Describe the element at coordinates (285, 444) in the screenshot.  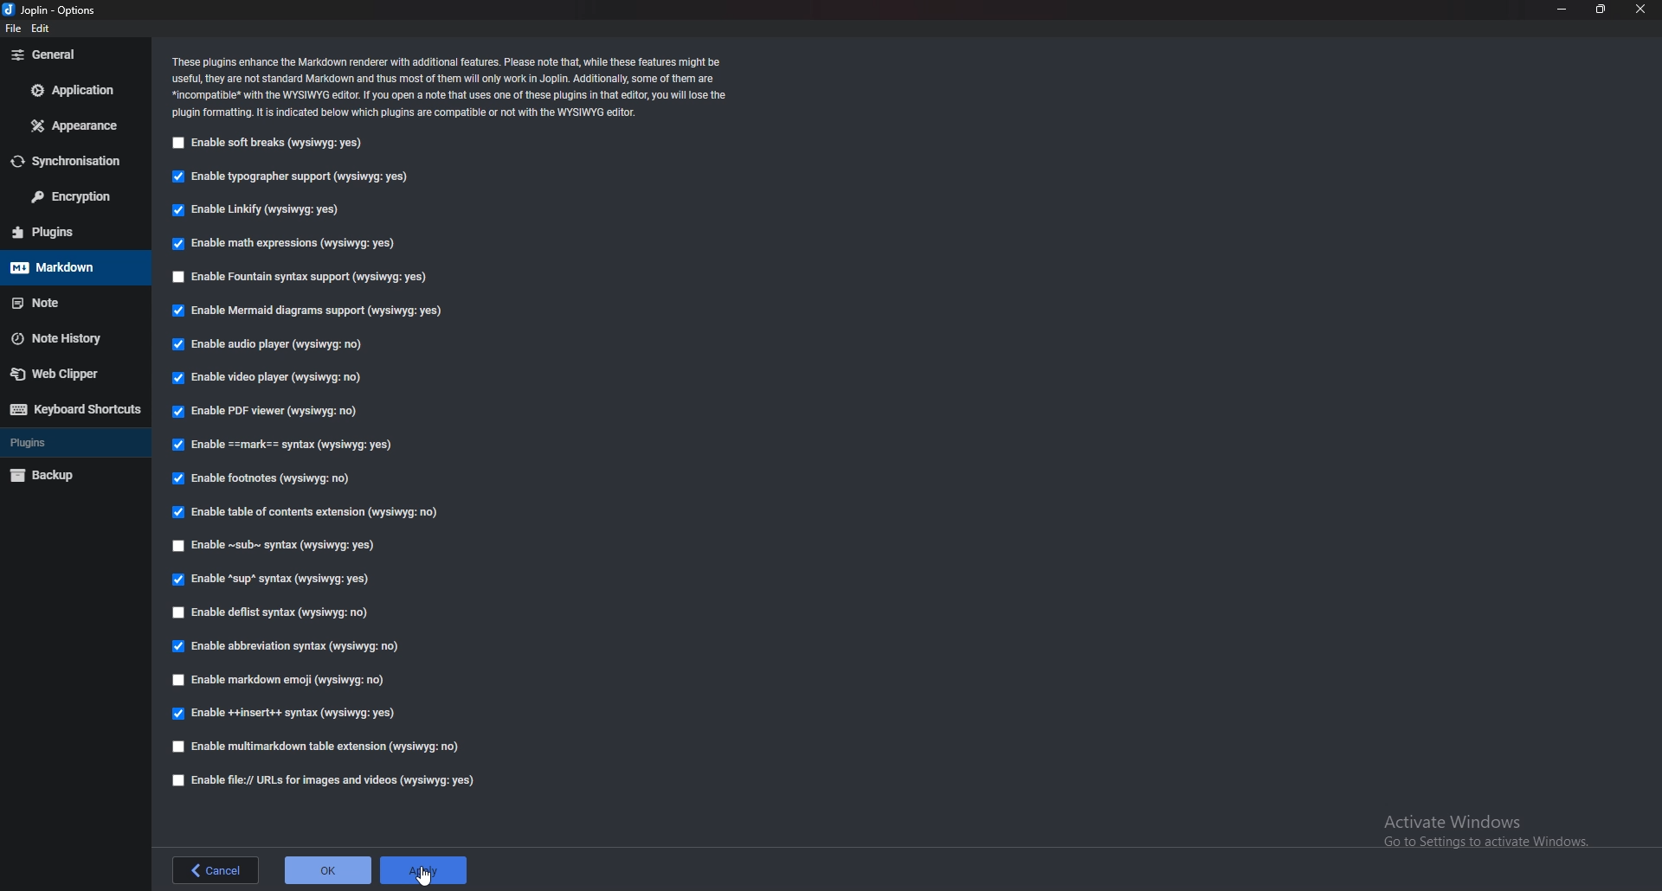
I see `enable Mark Syntax` at that location.